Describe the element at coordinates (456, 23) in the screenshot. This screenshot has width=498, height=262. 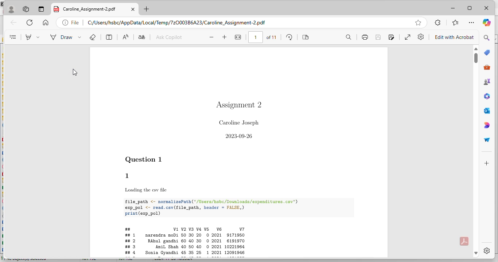
I see `favorites` at that location.